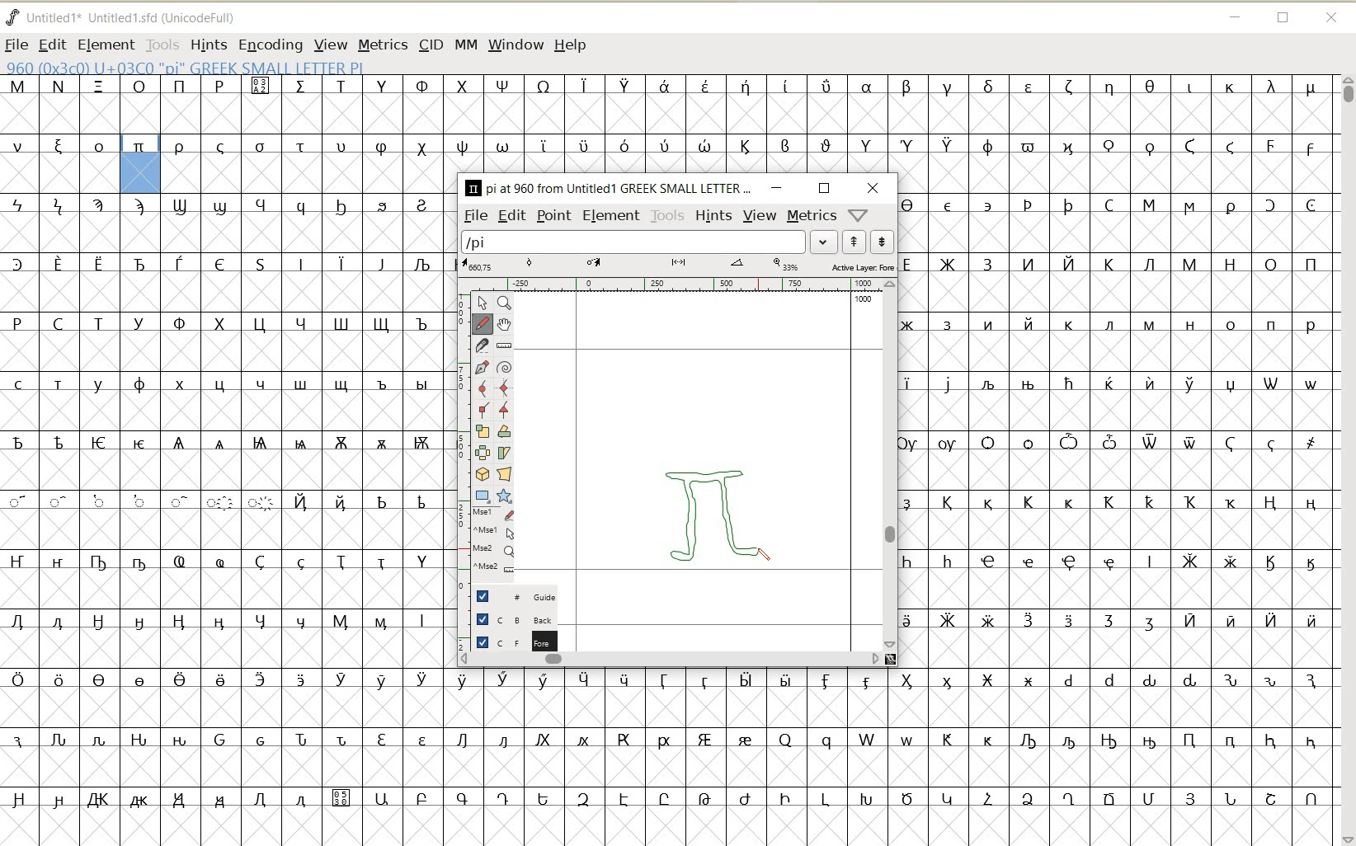  Describe the element at coordinates (1335, 19) in the screenshot. I see `CLOSE` at that location.